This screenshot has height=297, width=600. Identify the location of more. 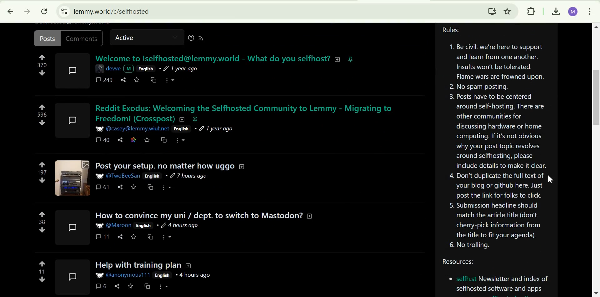
(171, 79).